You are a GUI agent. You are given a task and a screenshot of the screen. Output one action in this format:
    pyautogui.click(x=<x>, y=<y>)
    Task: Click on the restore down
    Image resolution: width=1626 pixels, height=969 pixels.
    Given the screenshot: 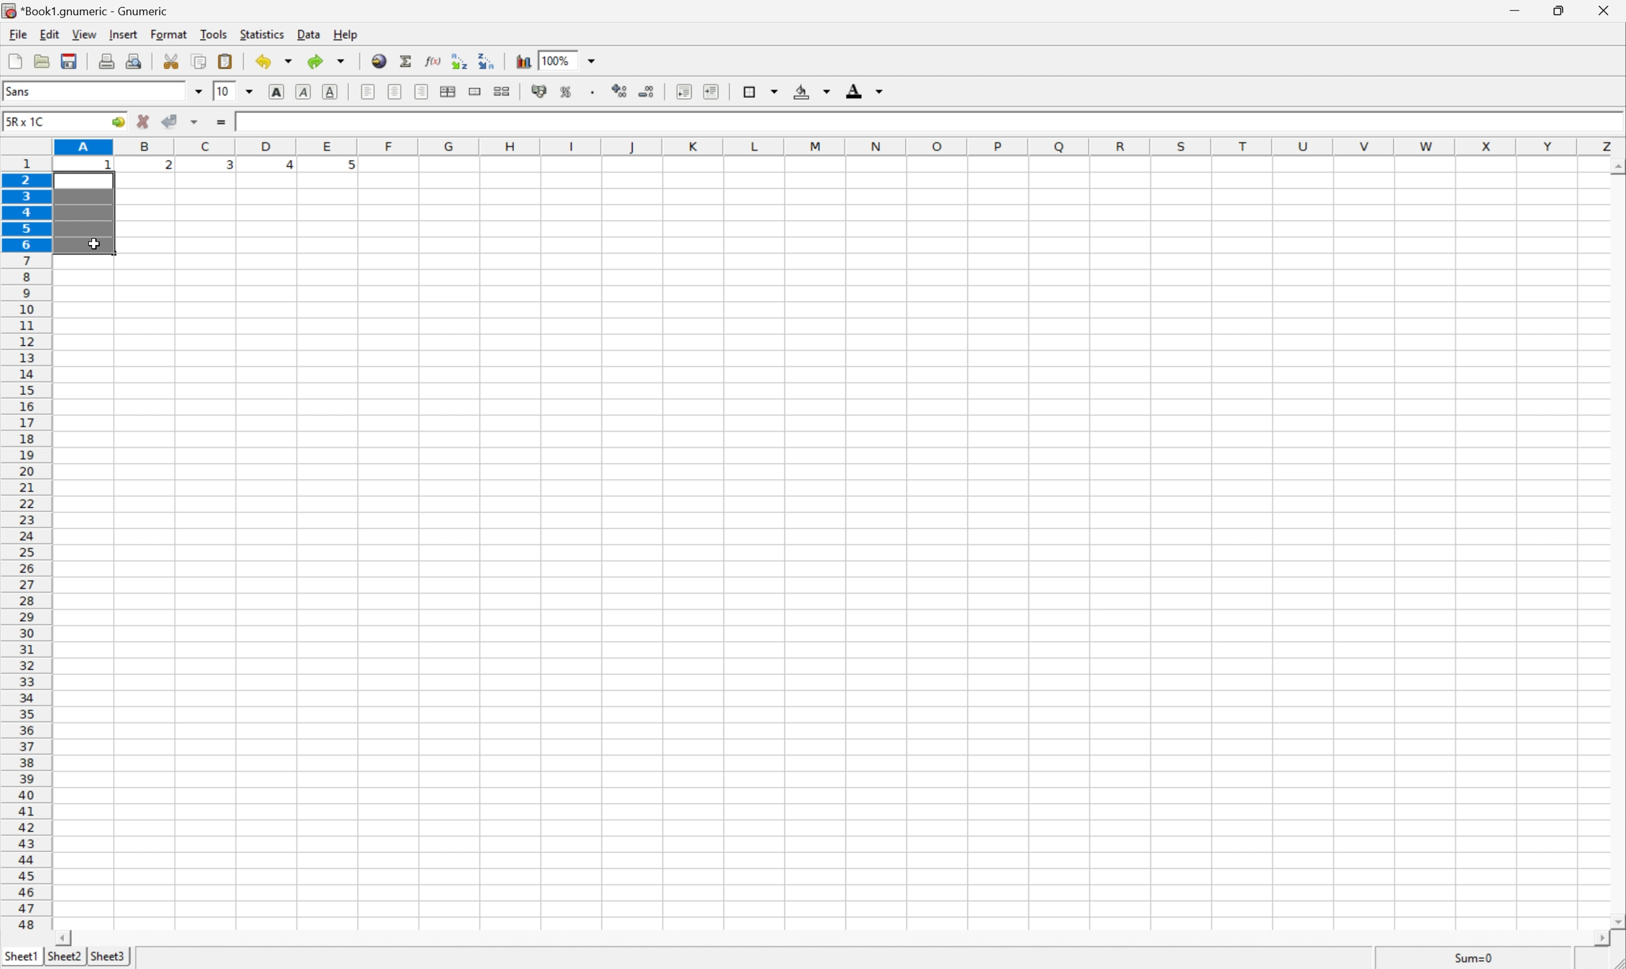 What is the action you would take?
    pyautogui.click(x=1562, y=10)
    